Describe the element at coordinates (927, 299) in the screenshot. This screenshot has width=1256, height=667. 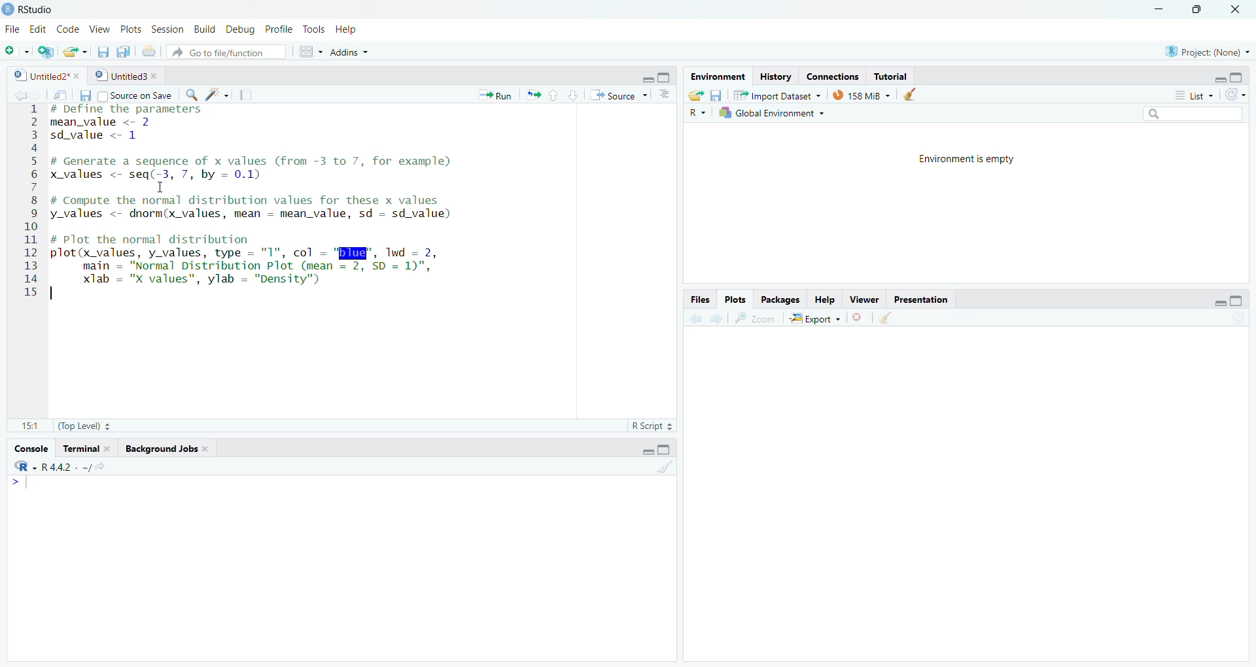
I see `Presentation` at that location.